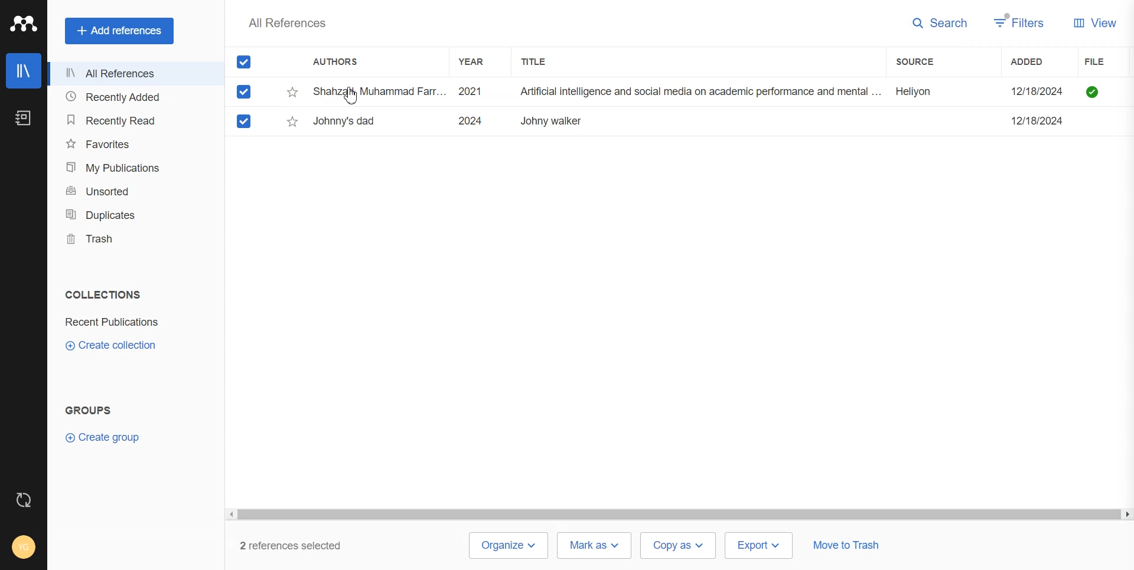 The height and width of the screenshot is (570, 1134). Describe the element at coordinates (1093, 92) in the screenshot. I see `file available` at that location.